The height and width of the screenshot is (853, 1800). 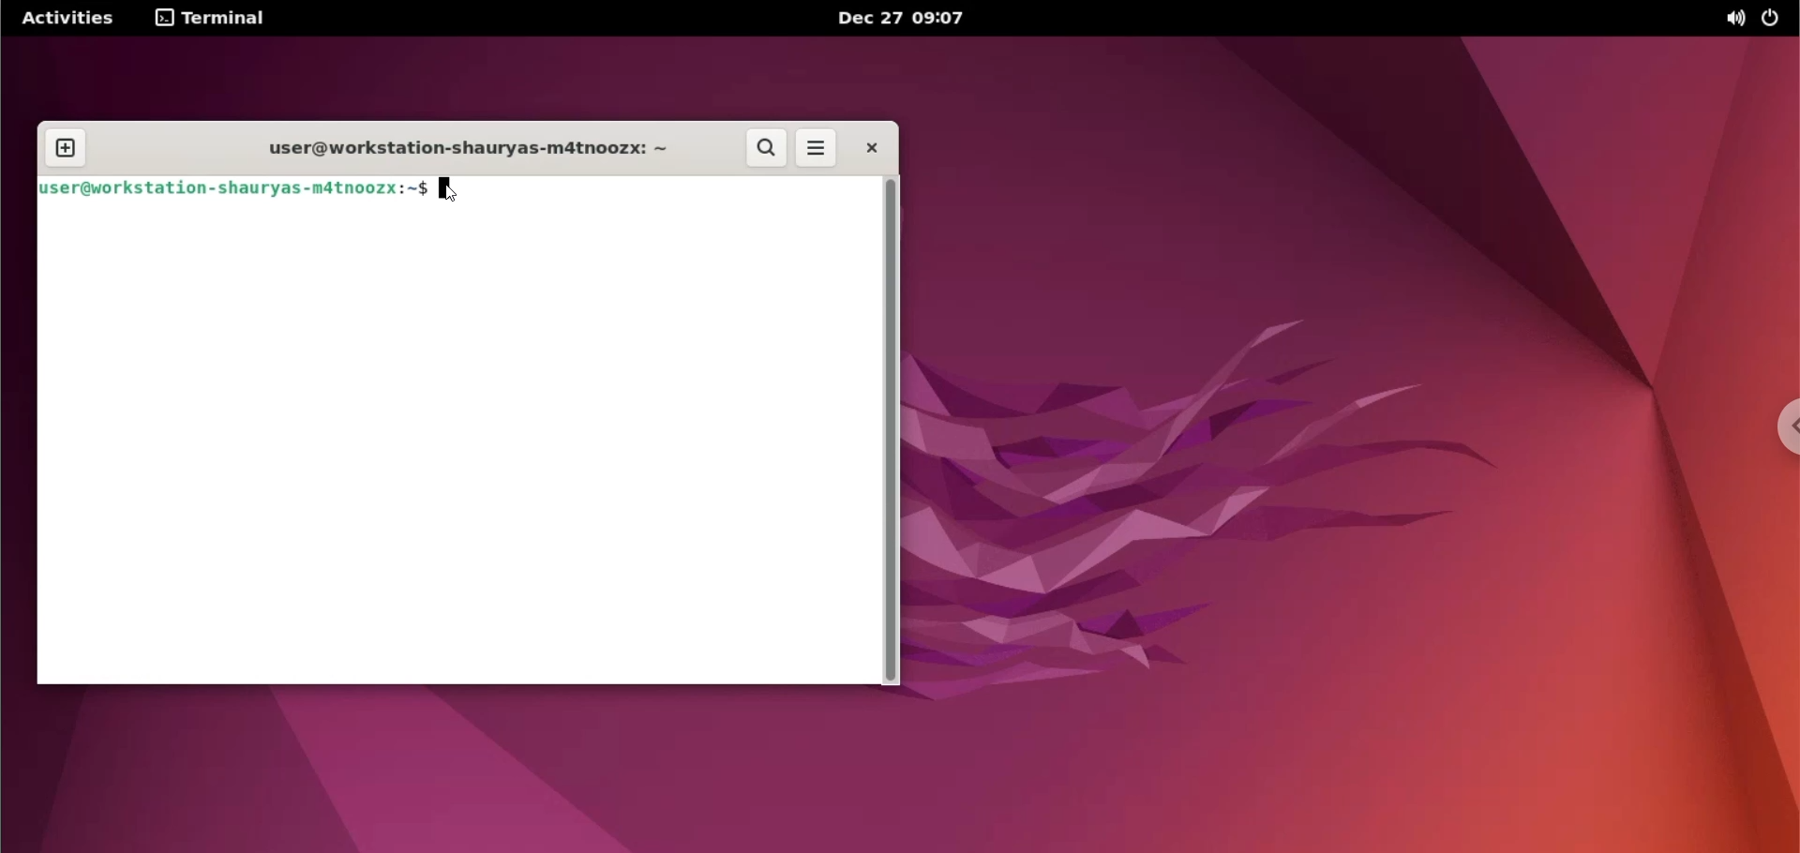 What do you see at coordinates (224, 20) in the screenshot?
I see `Terminal ` at bounding box center [224, 20].